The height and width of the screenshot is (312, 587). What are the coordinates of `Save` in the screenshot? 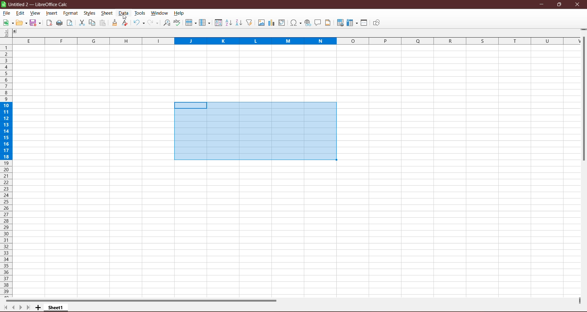 It's located at (36, 23).